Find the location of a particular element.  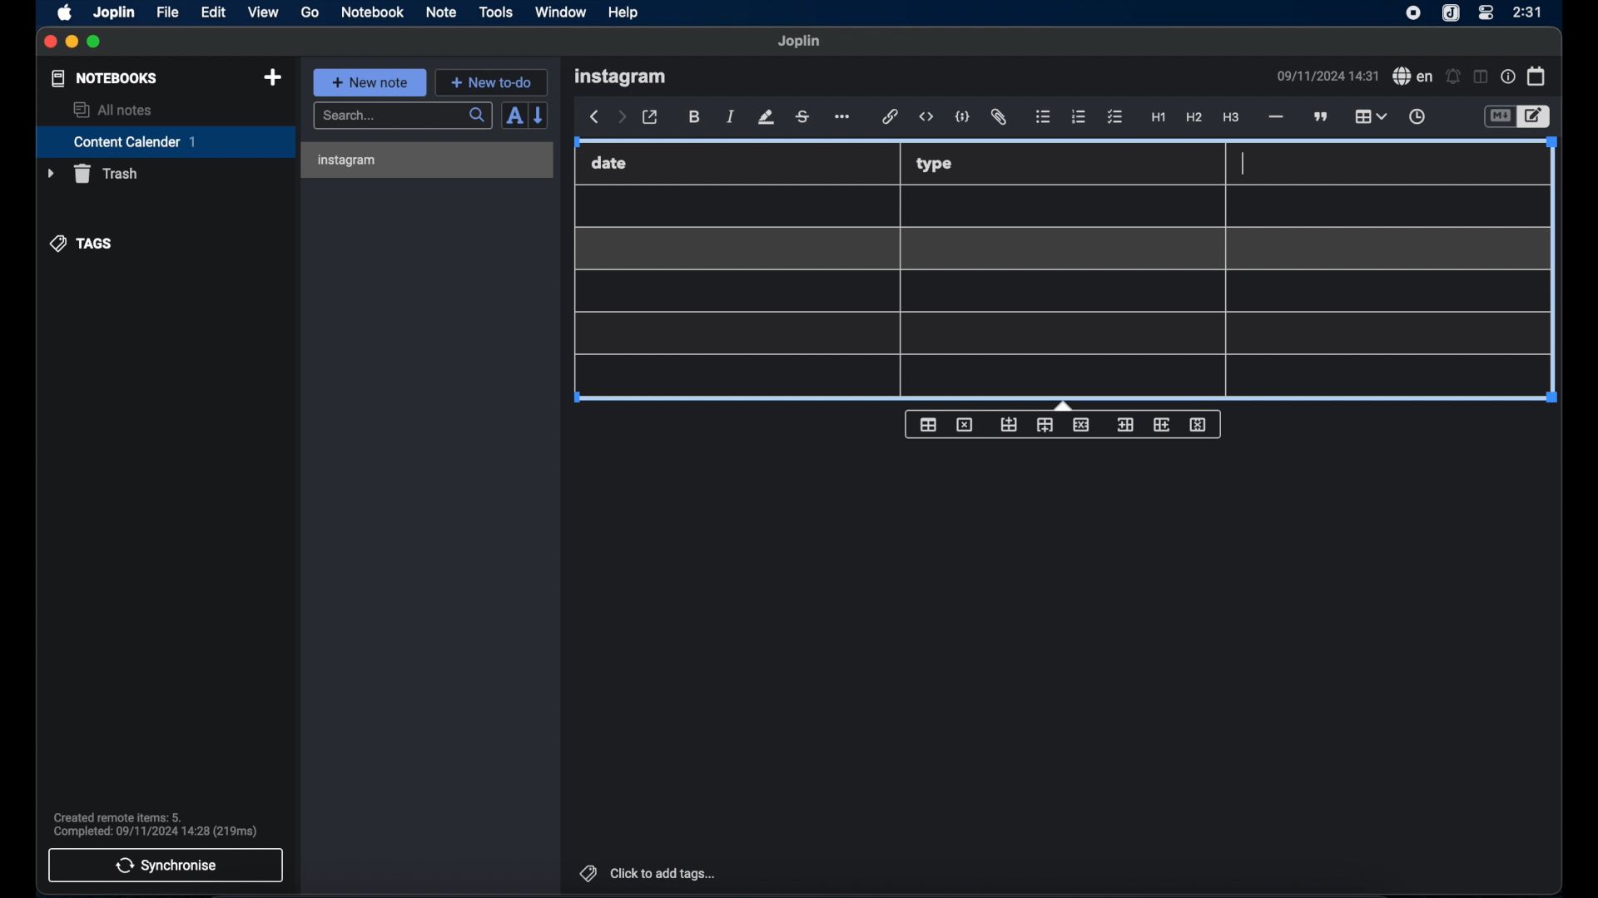

table properties is located at coordinates (928, 424).